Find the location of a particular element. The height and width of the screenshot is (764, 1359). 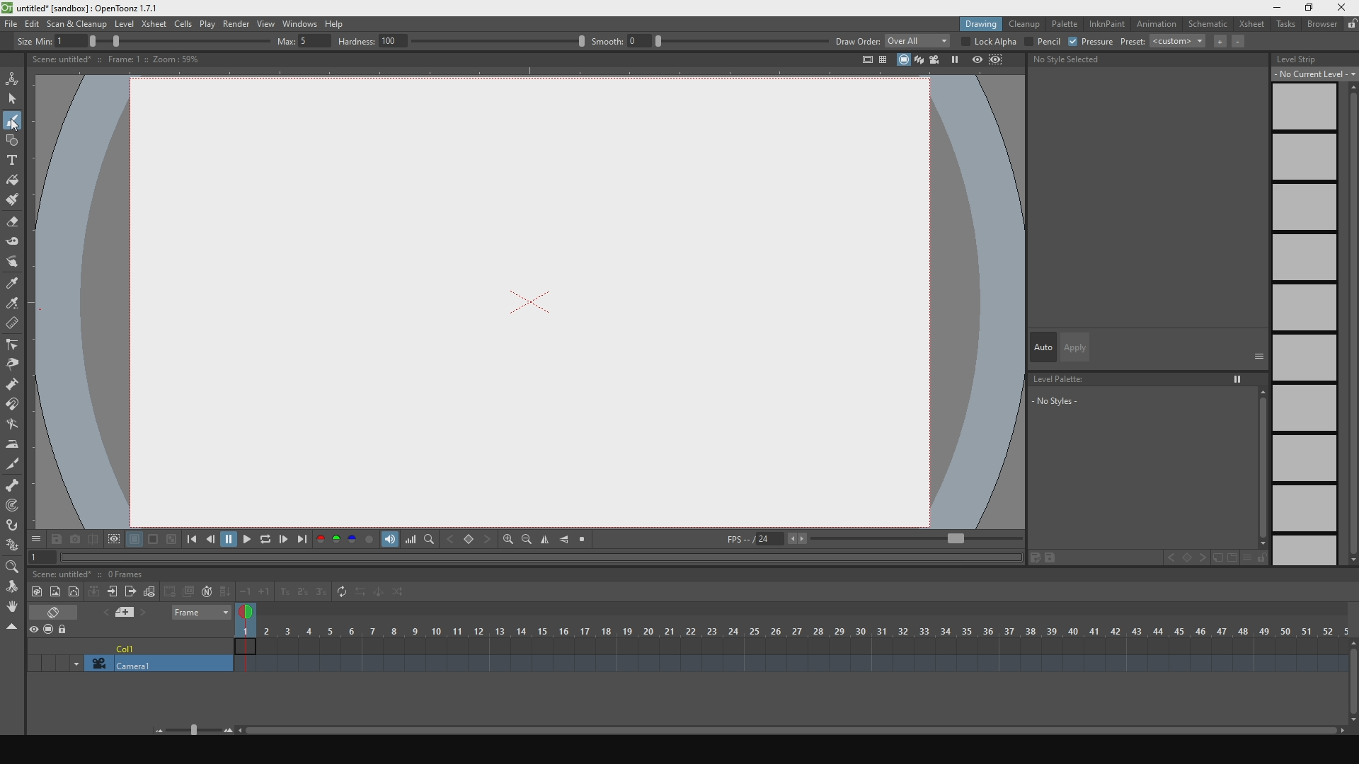

preview is located at coordinates (35, 629).